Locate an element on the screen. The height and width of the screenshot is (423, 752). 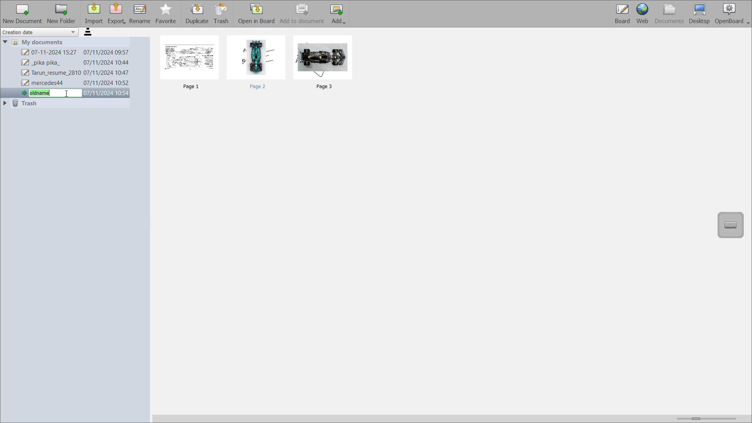
open in board is located at coordinates (258, 14).